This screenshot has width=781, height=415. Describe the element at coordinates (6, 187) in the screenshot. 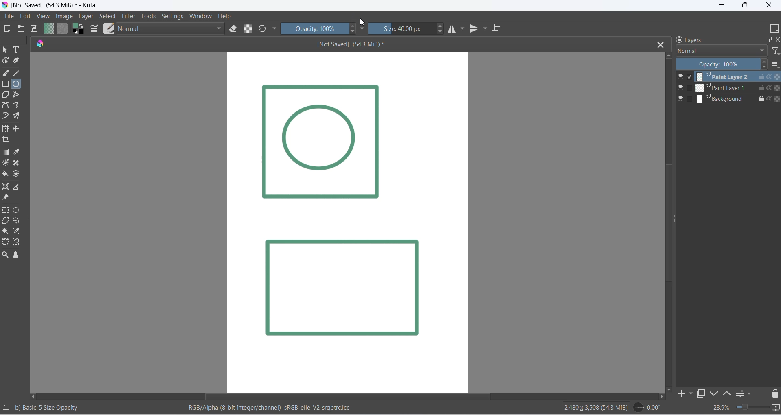

I see `assistant tool` at that location.